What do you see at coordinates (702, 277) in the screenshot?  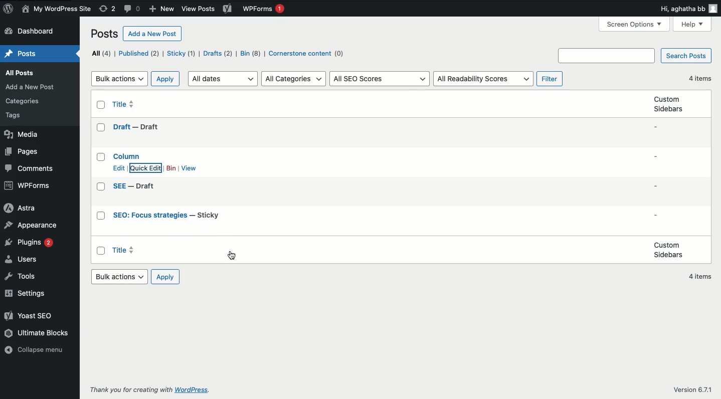 I see `4 times` at bounding box center [702, 277].